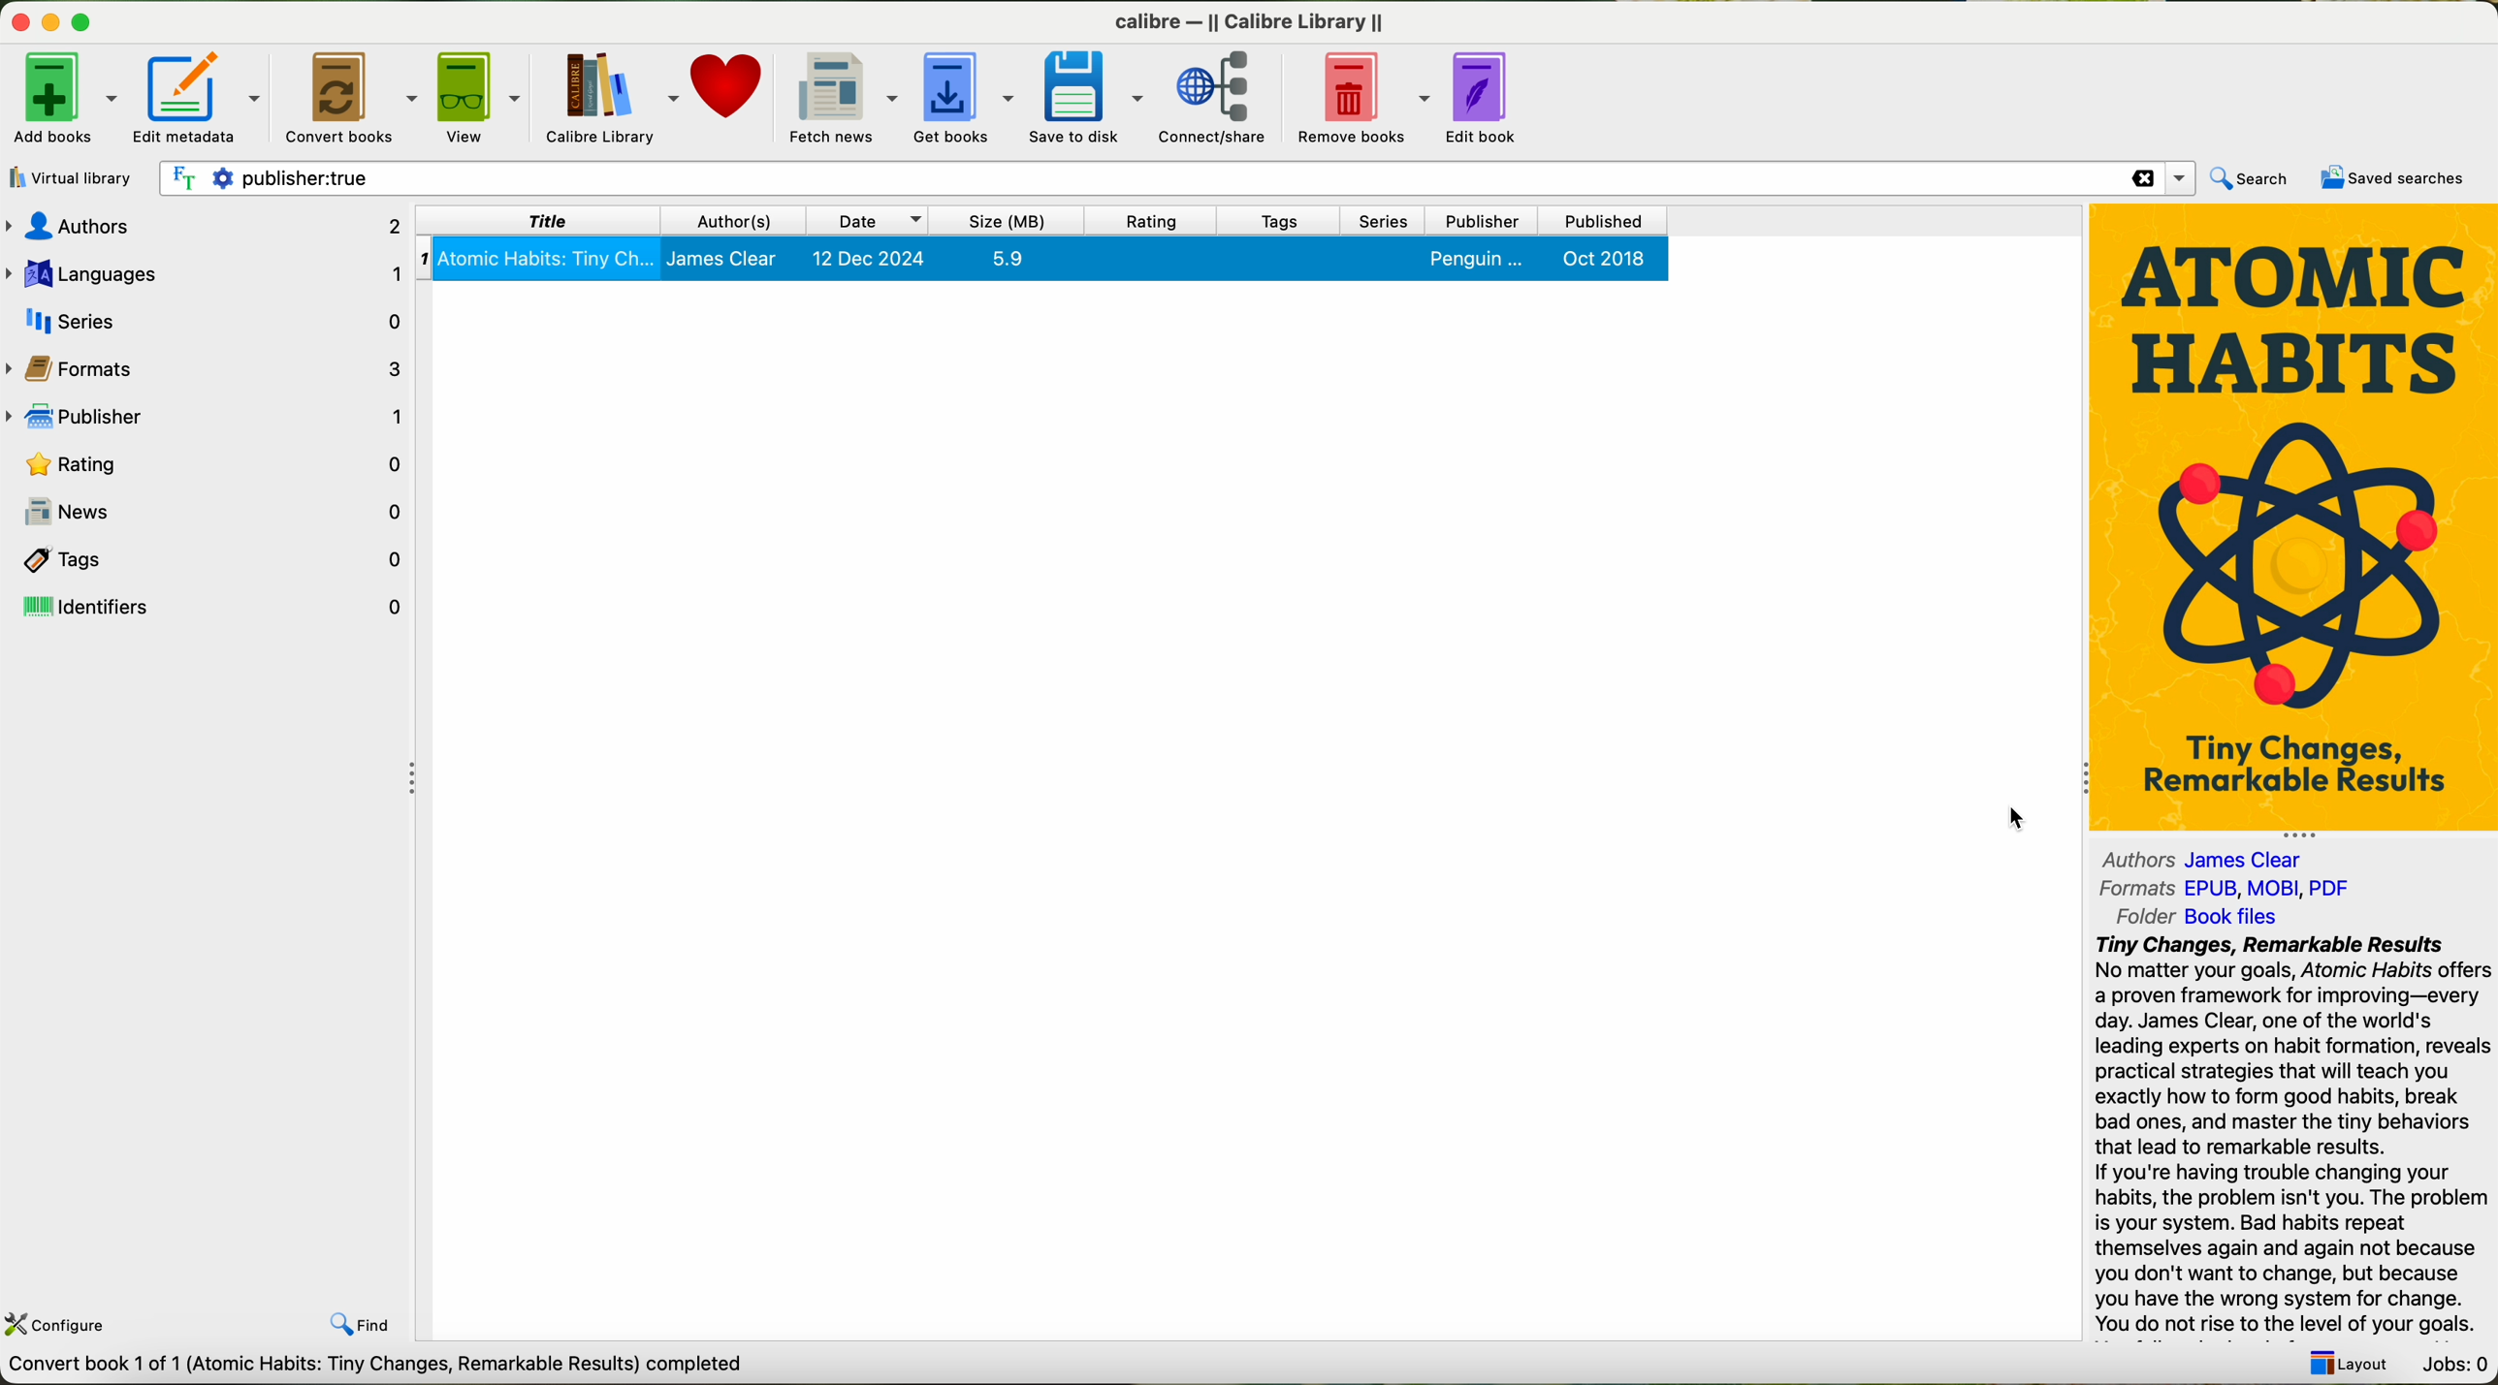 The height and width of the screenshot is (1385, 2498). What do you see at coordinates (395, 1370) in the screenshot?
I see `data` at bounding box center [395, 1370].